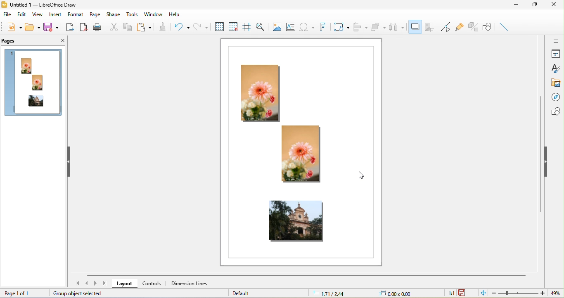  Describe the element at coordinates (163, 27) in the screenshot. I see `clone formatting` at that location.